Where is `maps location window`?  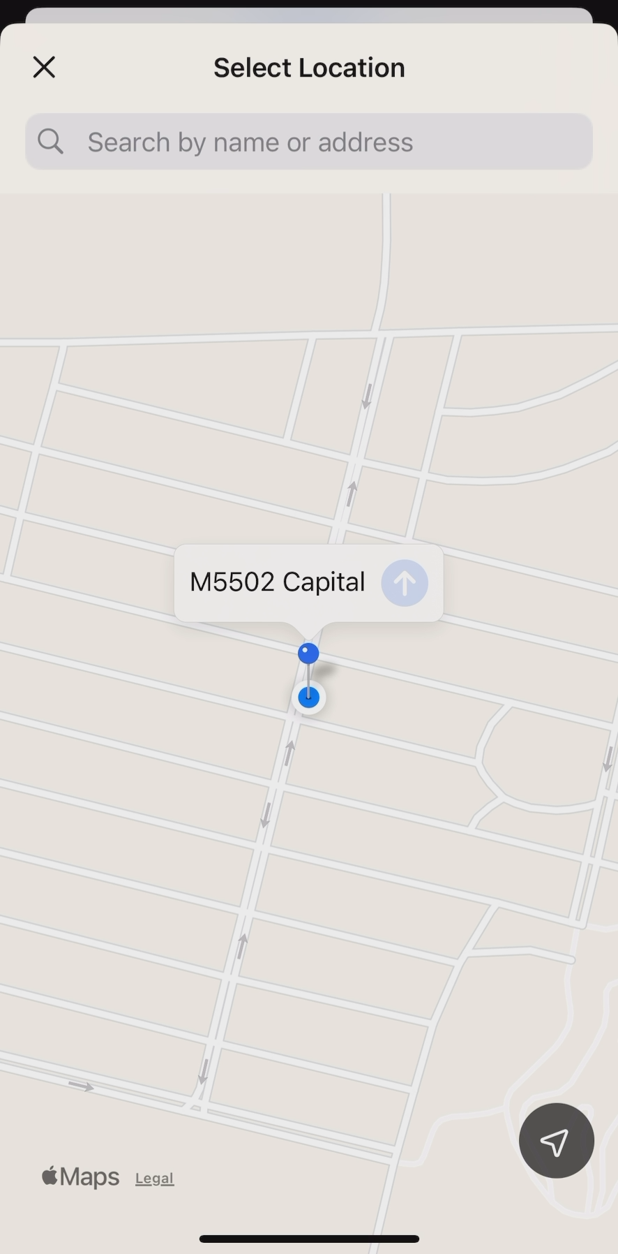
maps location window is located at coordinates (309, 624).